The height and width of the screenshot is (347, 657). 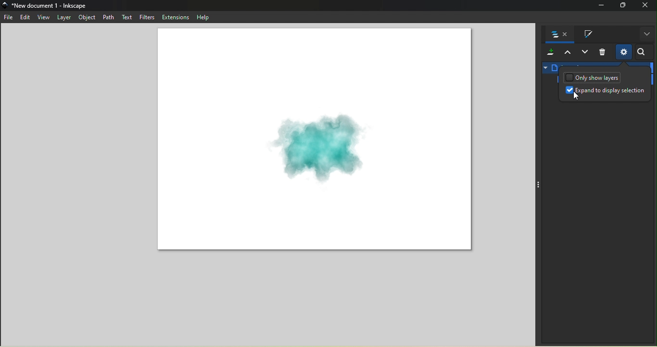 What do you see at coordinates (87, 17) in the screenshot?
I see `Object` at bounding box center [87, 17].